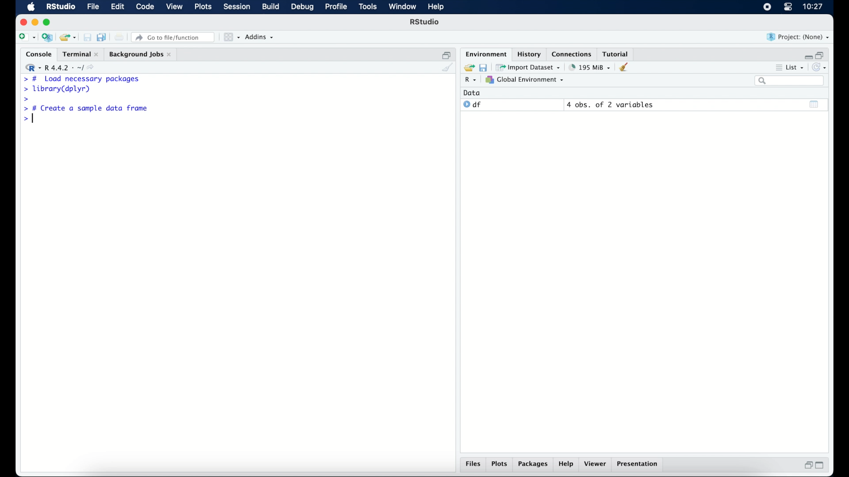  What do you see at coordinates (566, 465) in the screenshot?
I see `help` at bounding box center [566, 465].